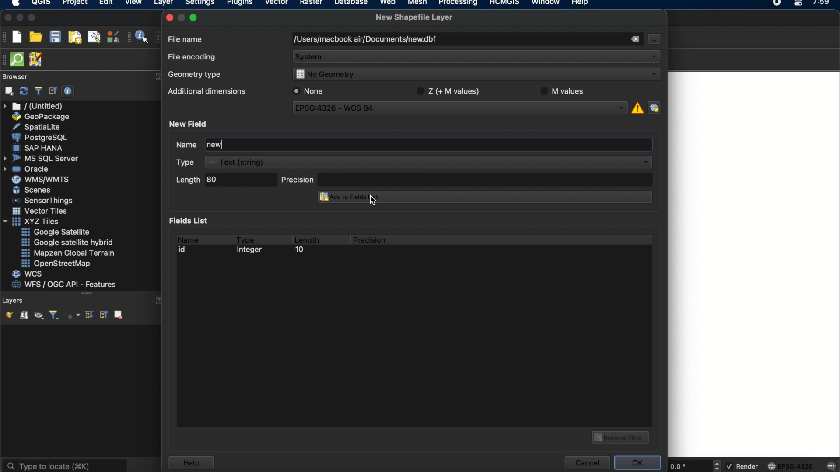 The height and width of the screenshot is (472, 840). What do you see at coordinates (215, 145) in the screenshot?
I see `field name new` at bounding box center [215, 145].